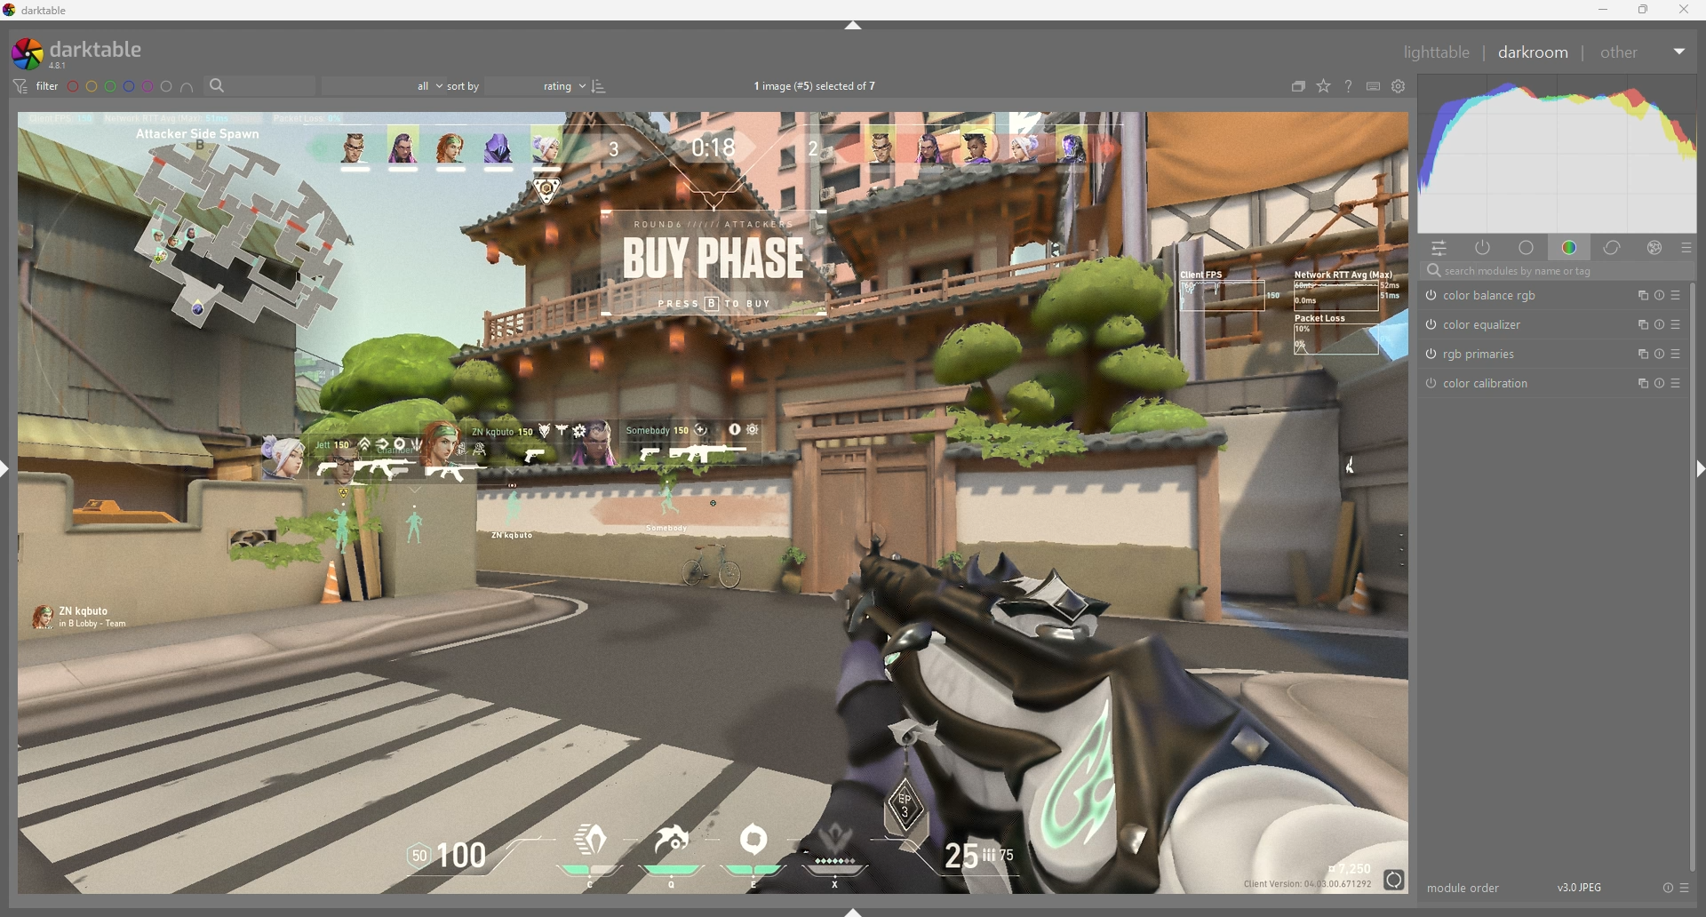 This screenshot has width=1706, height=917. Describe the element at coordinates (1438, 52) in the screenshot. I see `lighttable` at that location.